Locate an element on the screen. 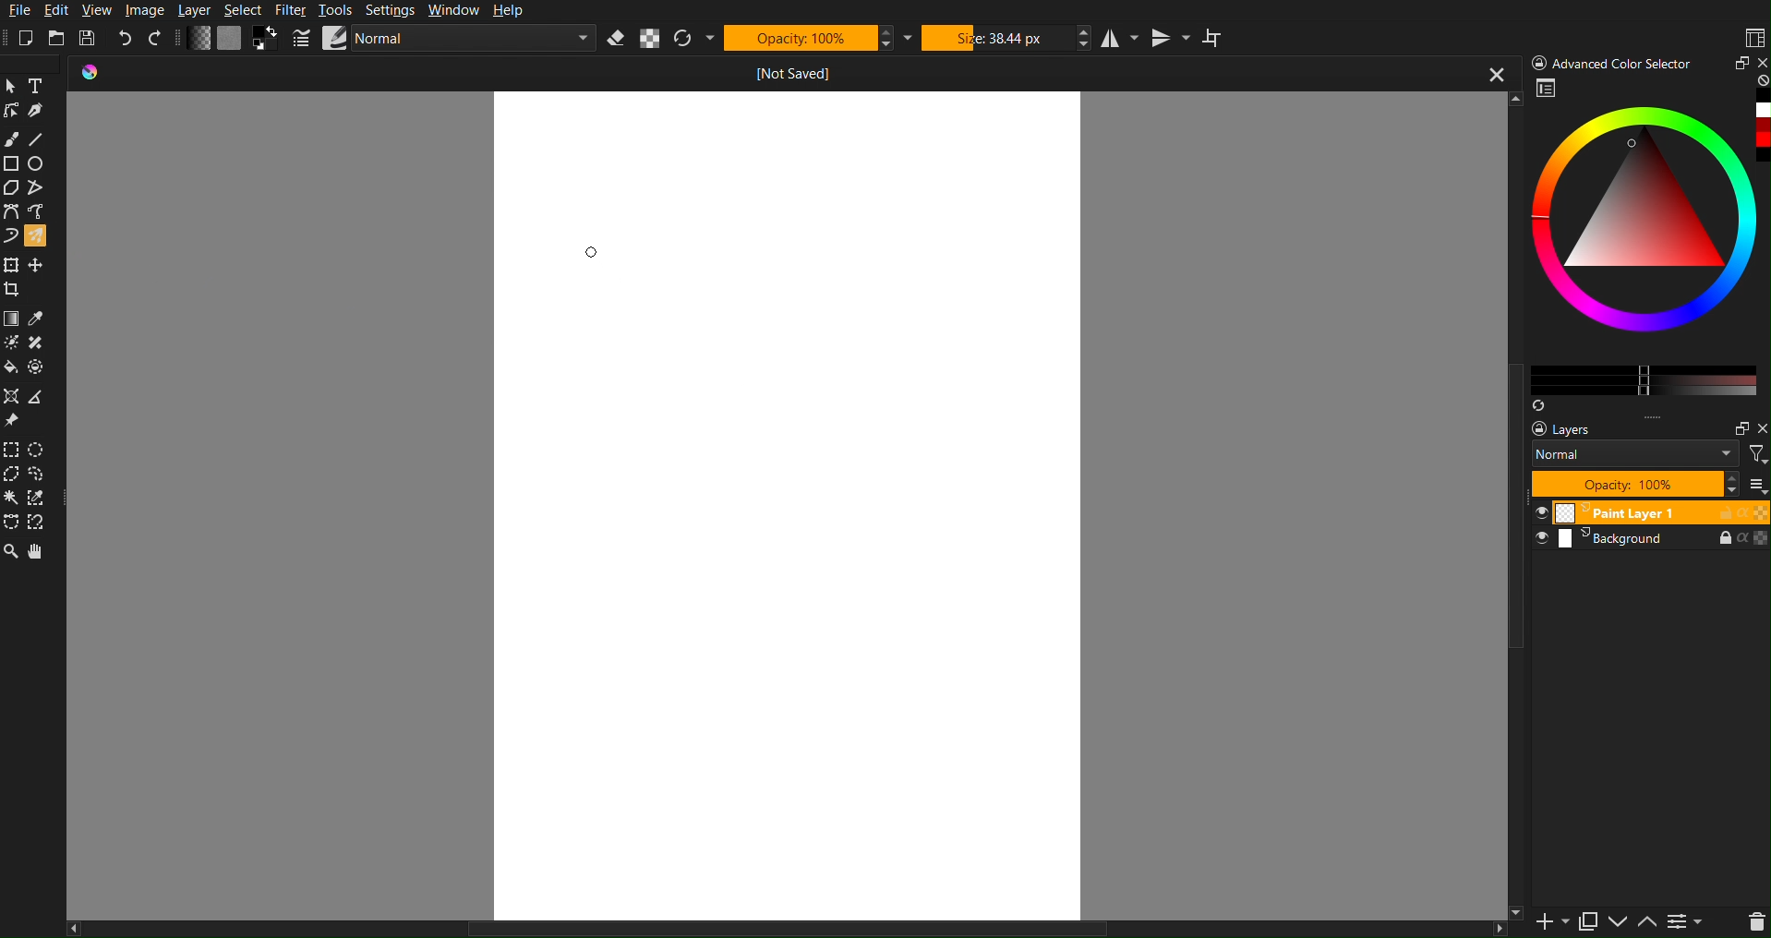  Free shape selection tool is located at coordinates (43, 474).